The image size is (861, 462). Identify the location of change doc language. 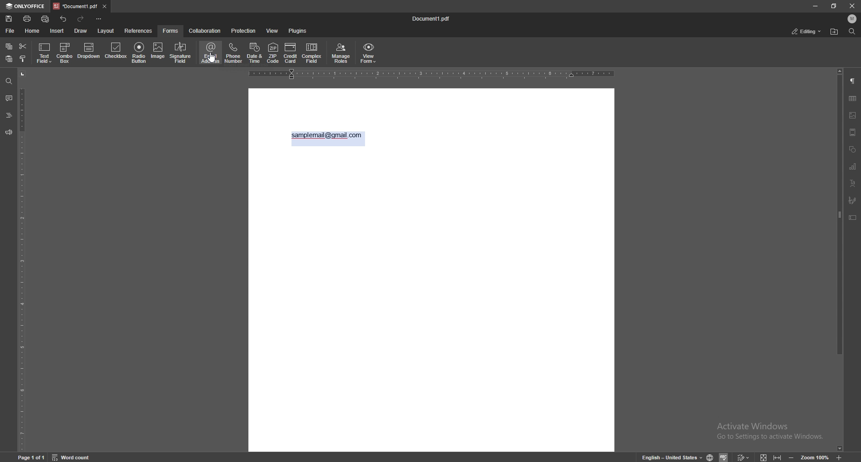
(711, 457).